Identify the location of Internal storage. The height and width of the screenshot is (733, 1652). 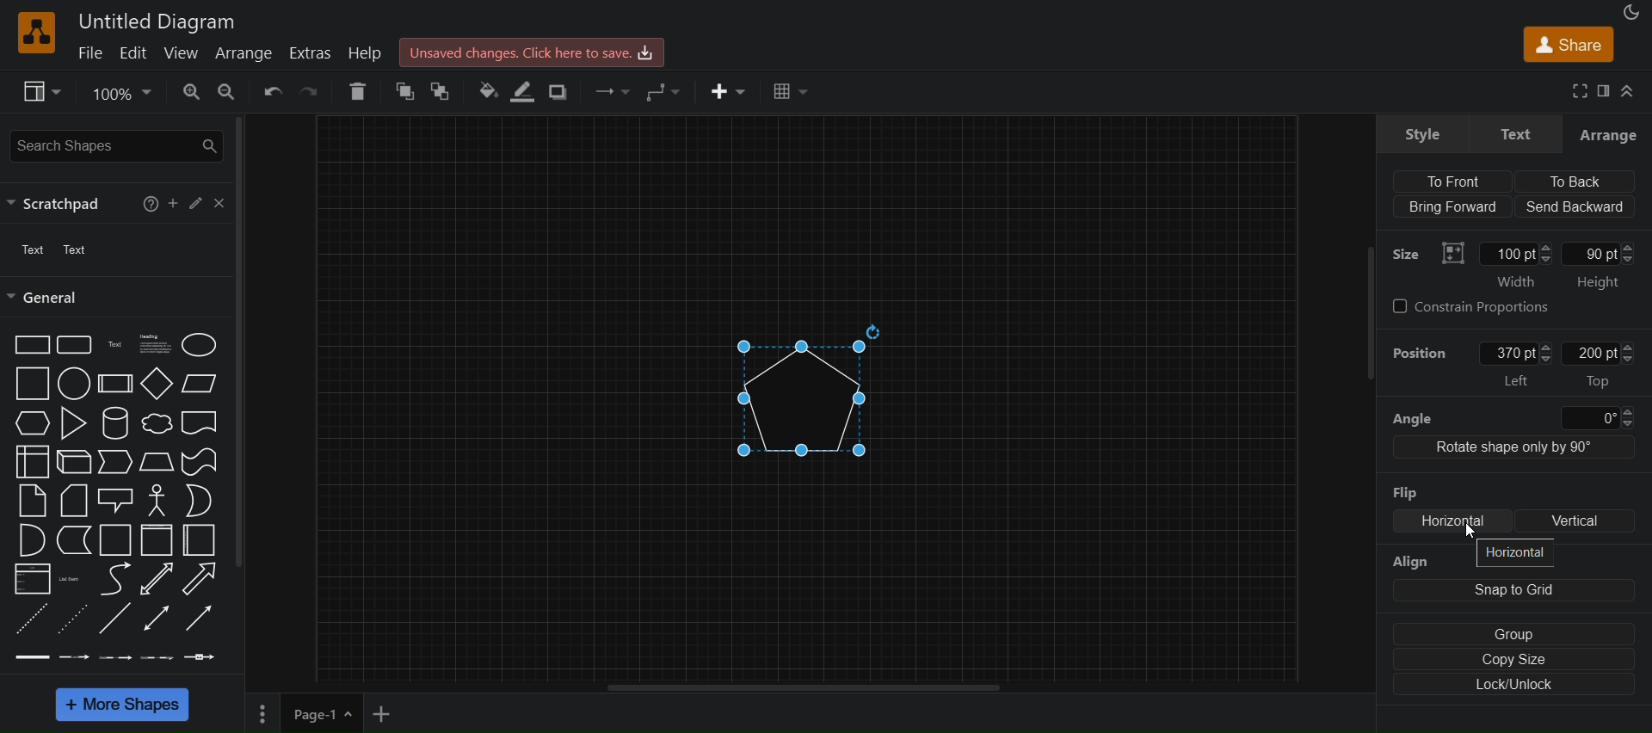
(32, 462).